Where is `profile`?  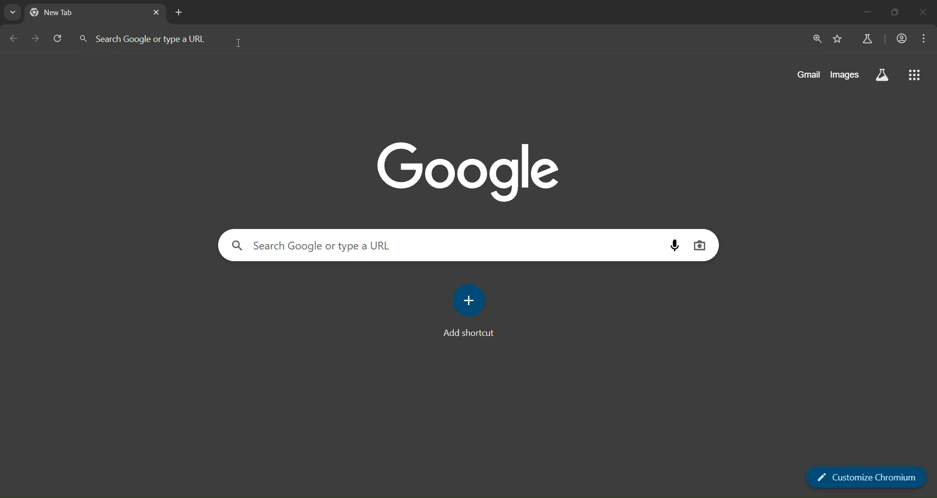
profile is located at coordinates (902, 39).